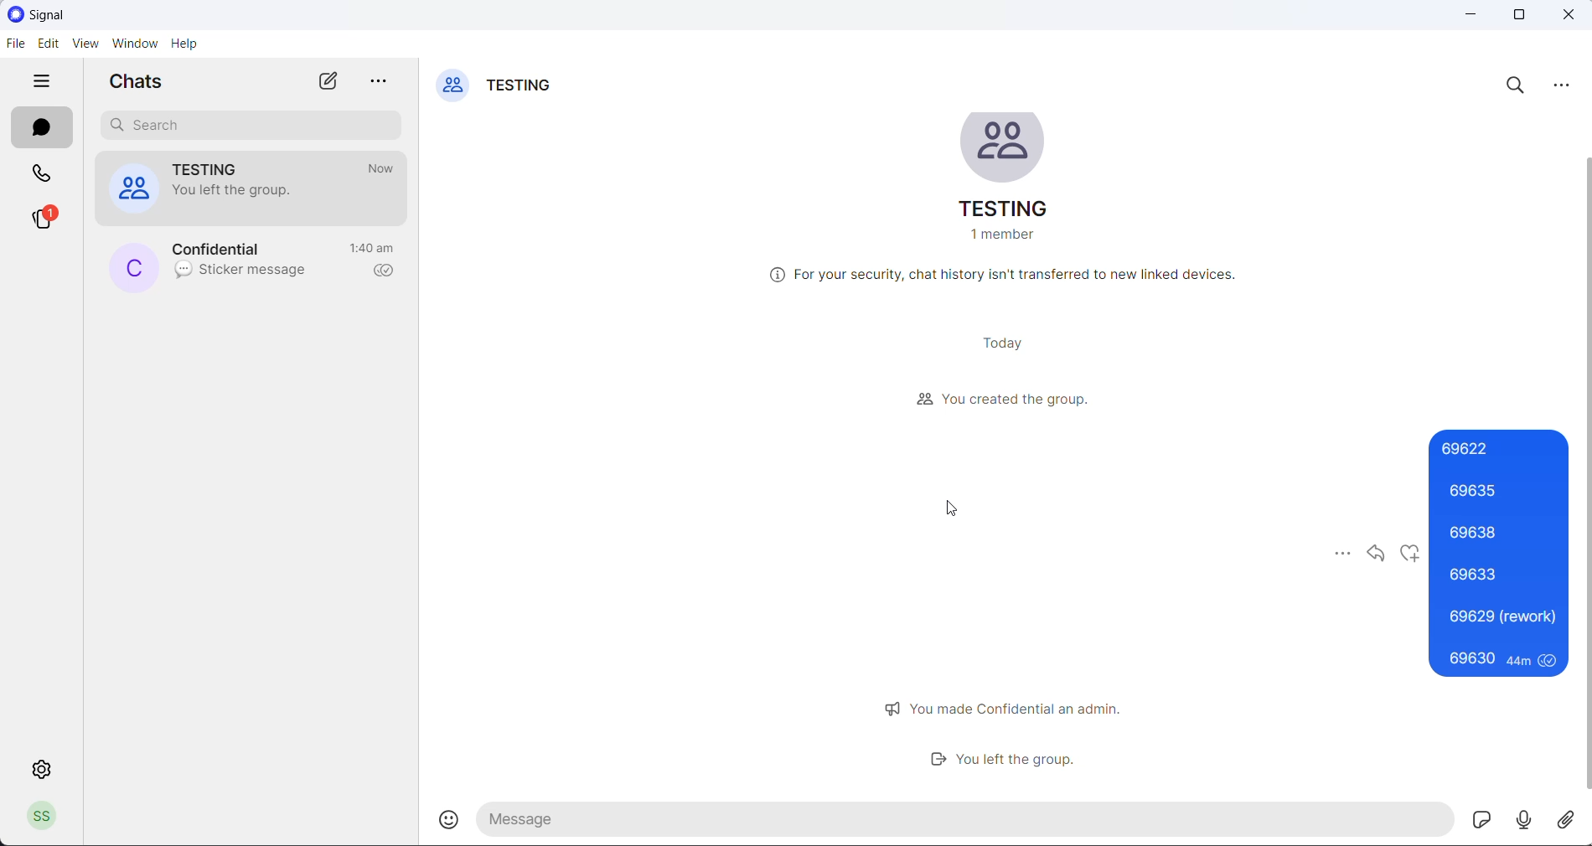  What do you see at coordinates (243, 274) in the screenshot?
I see `last message` at bounding box center [243, 274].